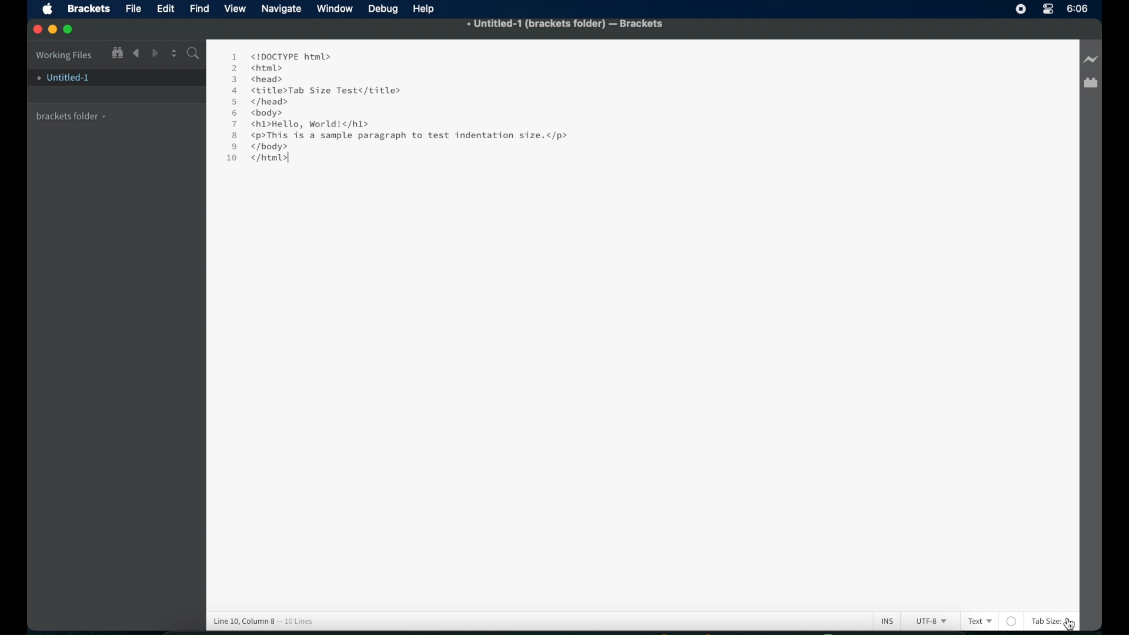  I want to click on . Untitled-1 (brackets folder) - Brackets, so click(566, 25).